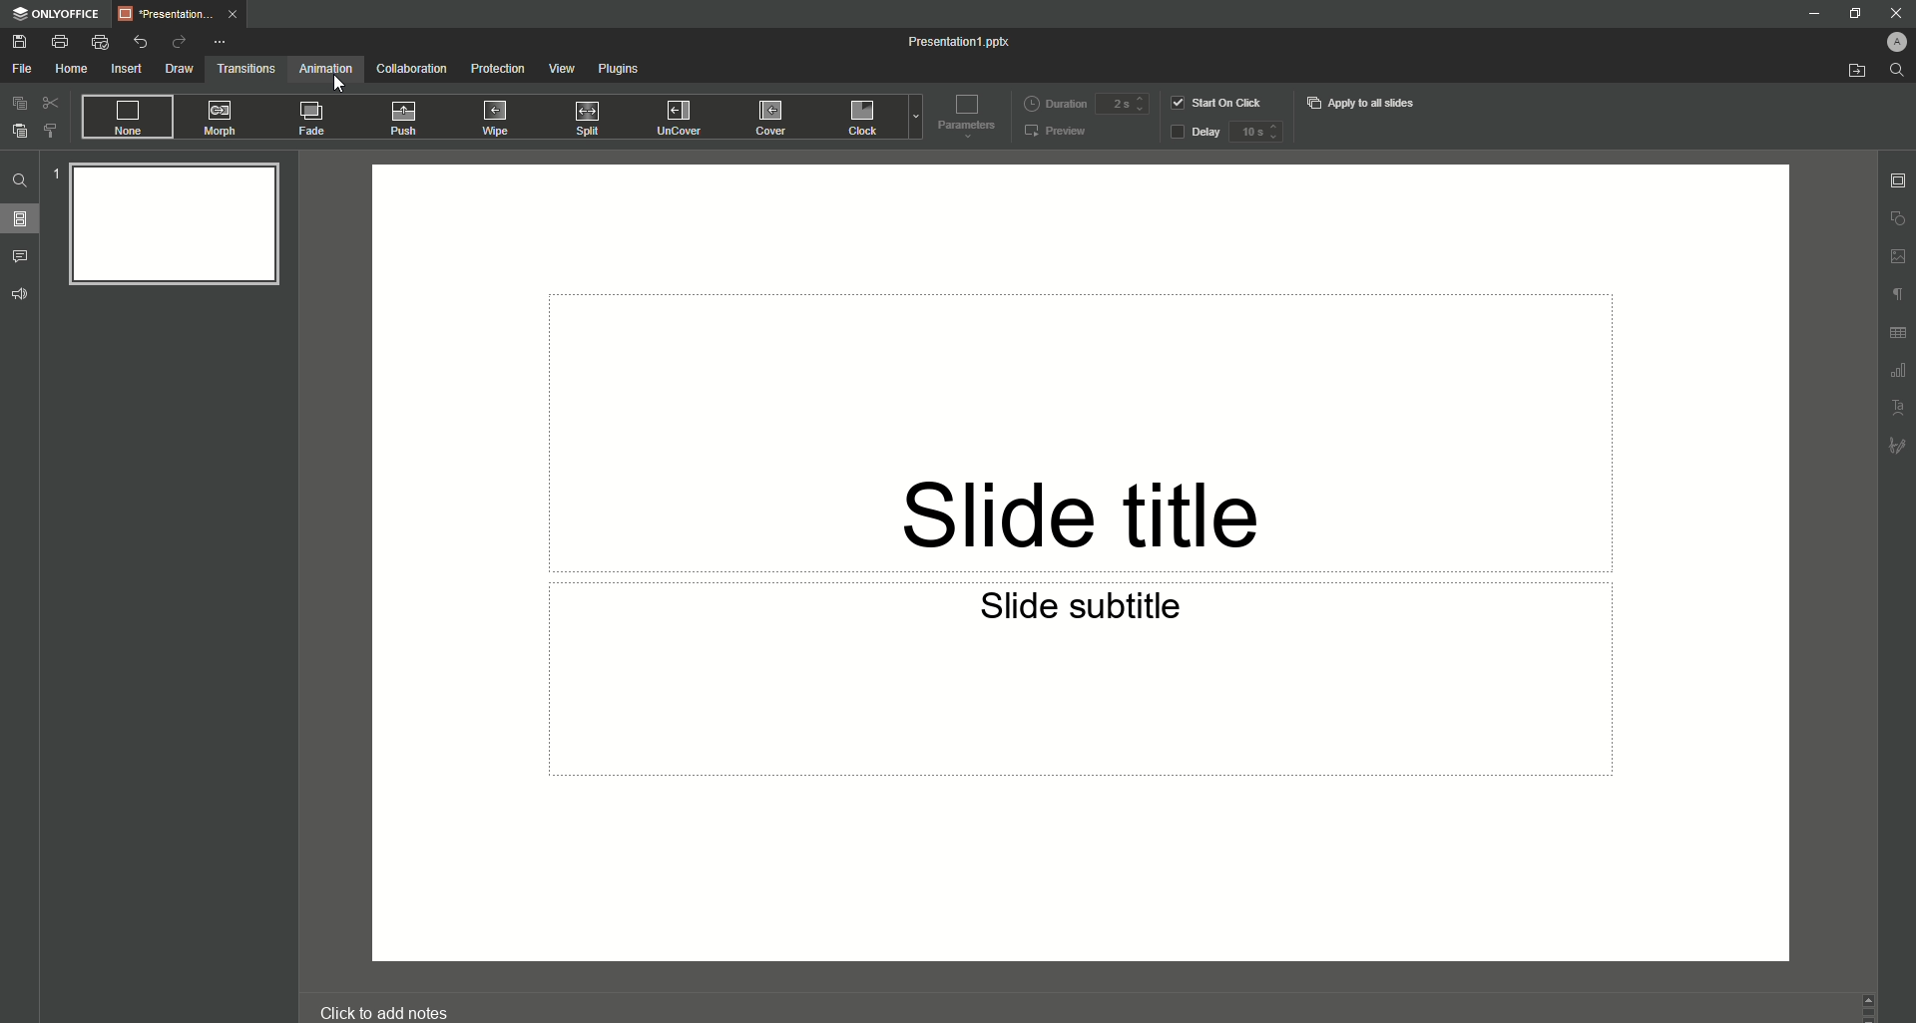  What do you see at coordinates (174, 42) in the screenshot?
I see `Redo` at bounding box center [174, 42].